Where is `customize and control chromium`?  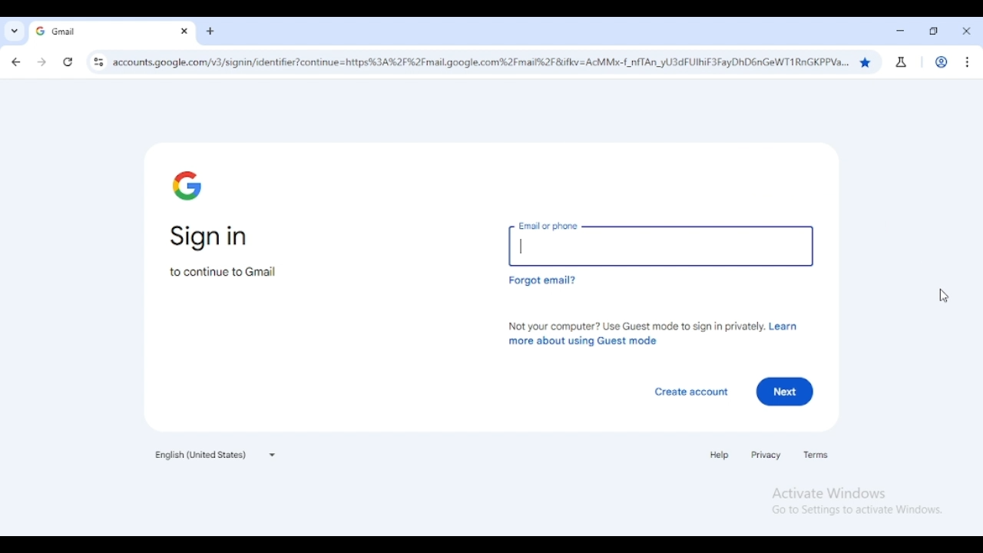
customize and control chromium is located at coordinates (967, 61).